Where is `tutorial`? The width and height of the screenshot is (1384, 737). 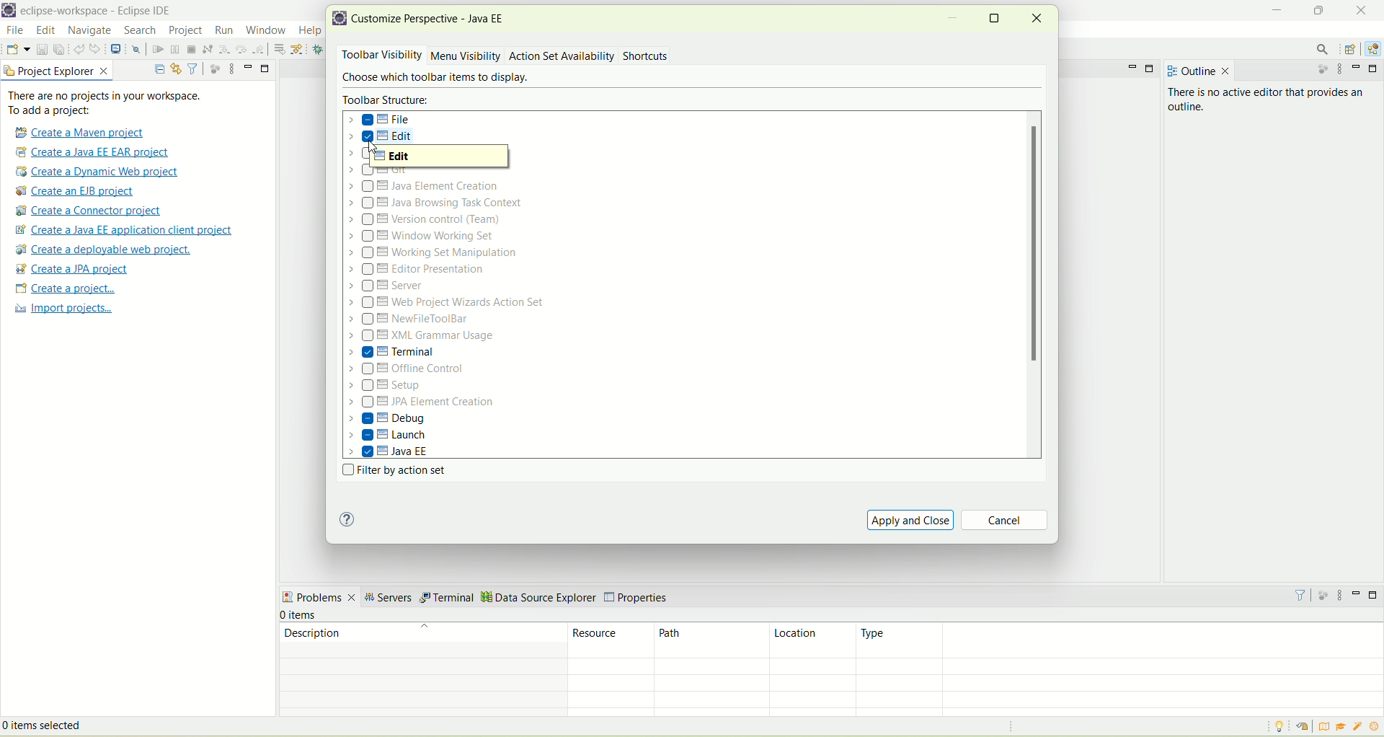
tutorial is located at coordinates (1341, 726).